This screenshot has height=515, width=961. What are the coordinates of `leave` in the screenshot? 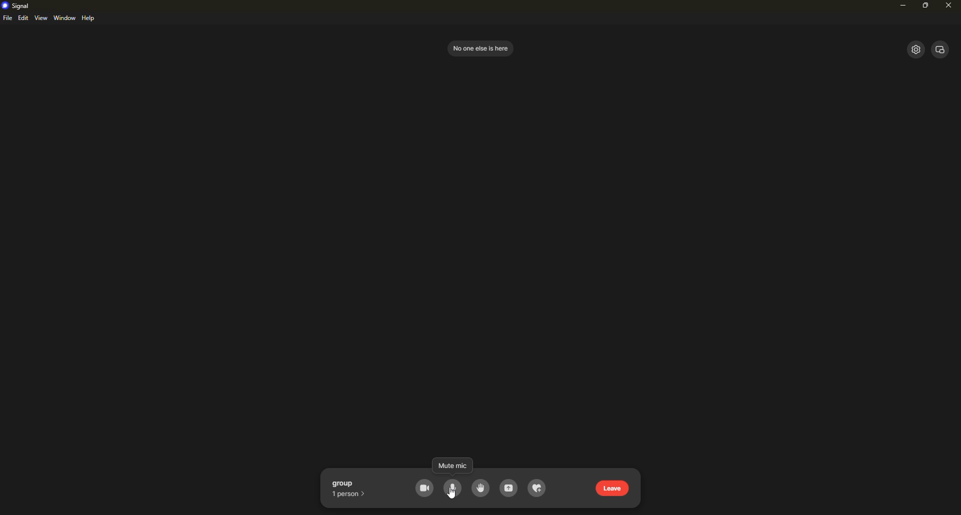 It's located at (614, 488).